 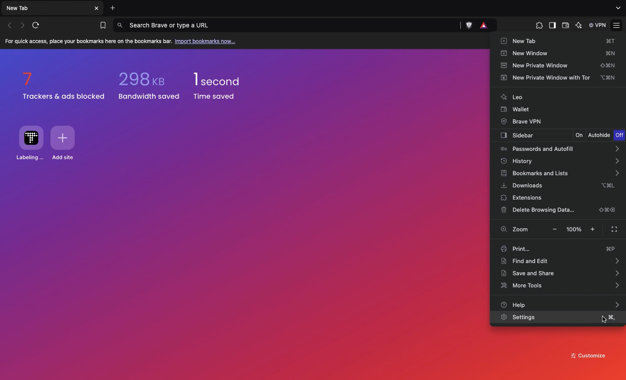 What do you see at coordinates (579, 26) in the screenshot?
I see `leo AI` at bounding box center [579, 26].